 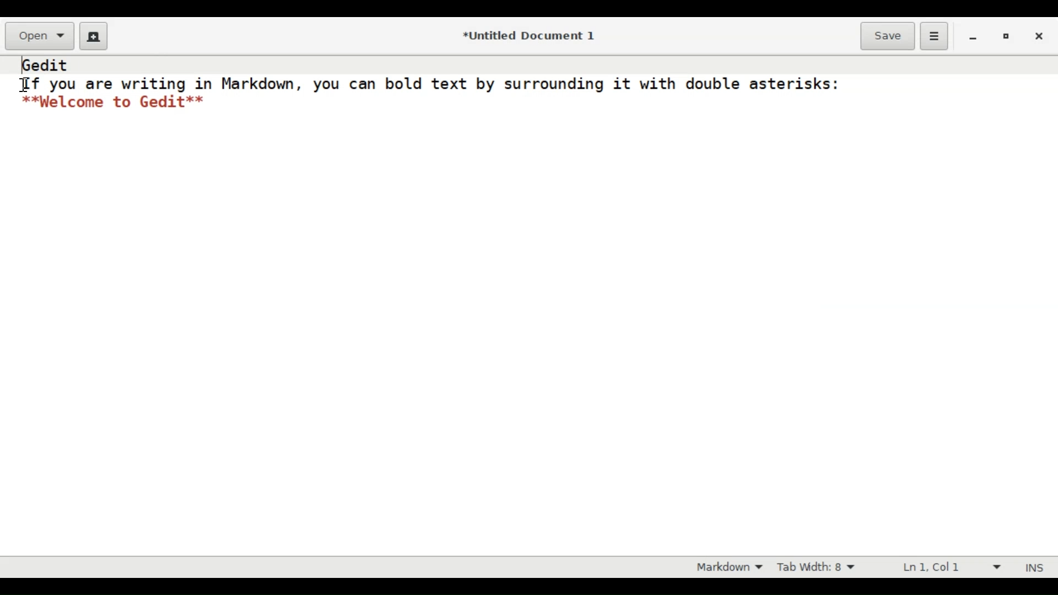 I want to click on Save, so click(x=887, y=35).